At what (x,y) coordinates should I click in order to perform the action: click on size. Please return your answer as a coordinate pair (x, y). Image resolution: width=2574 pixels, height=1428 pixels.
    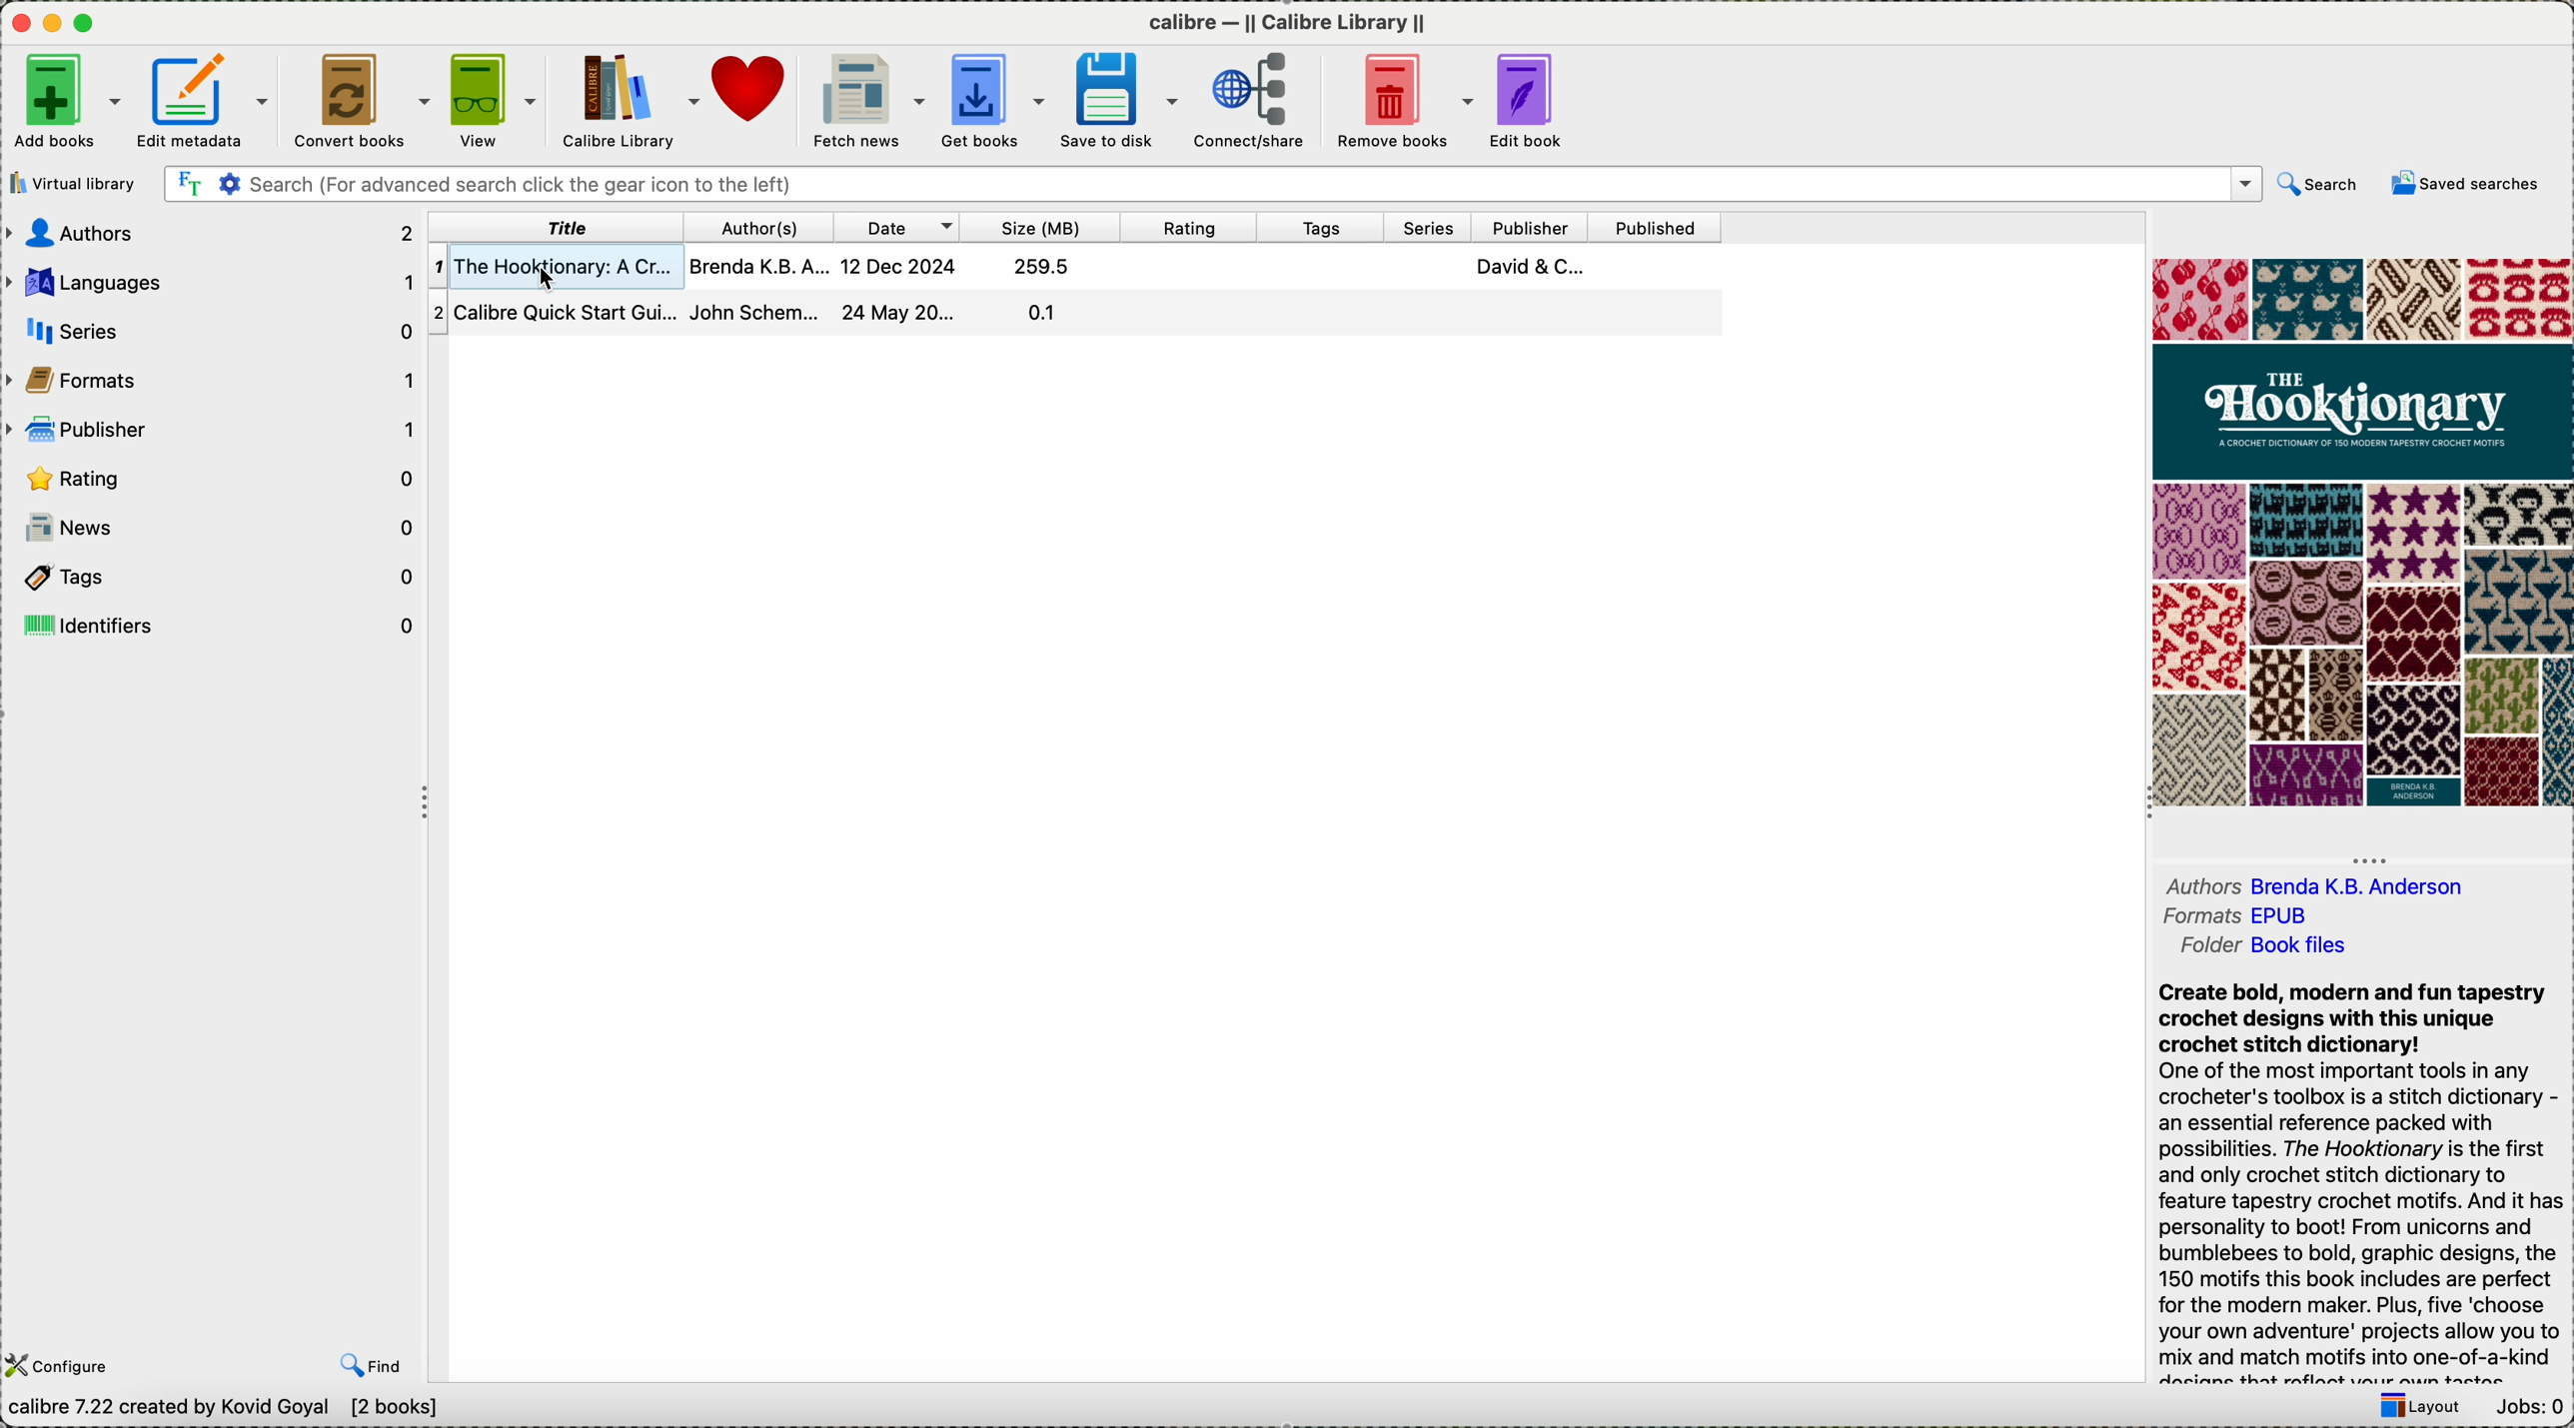
    Looking at the image, I should click on (1036, 228).